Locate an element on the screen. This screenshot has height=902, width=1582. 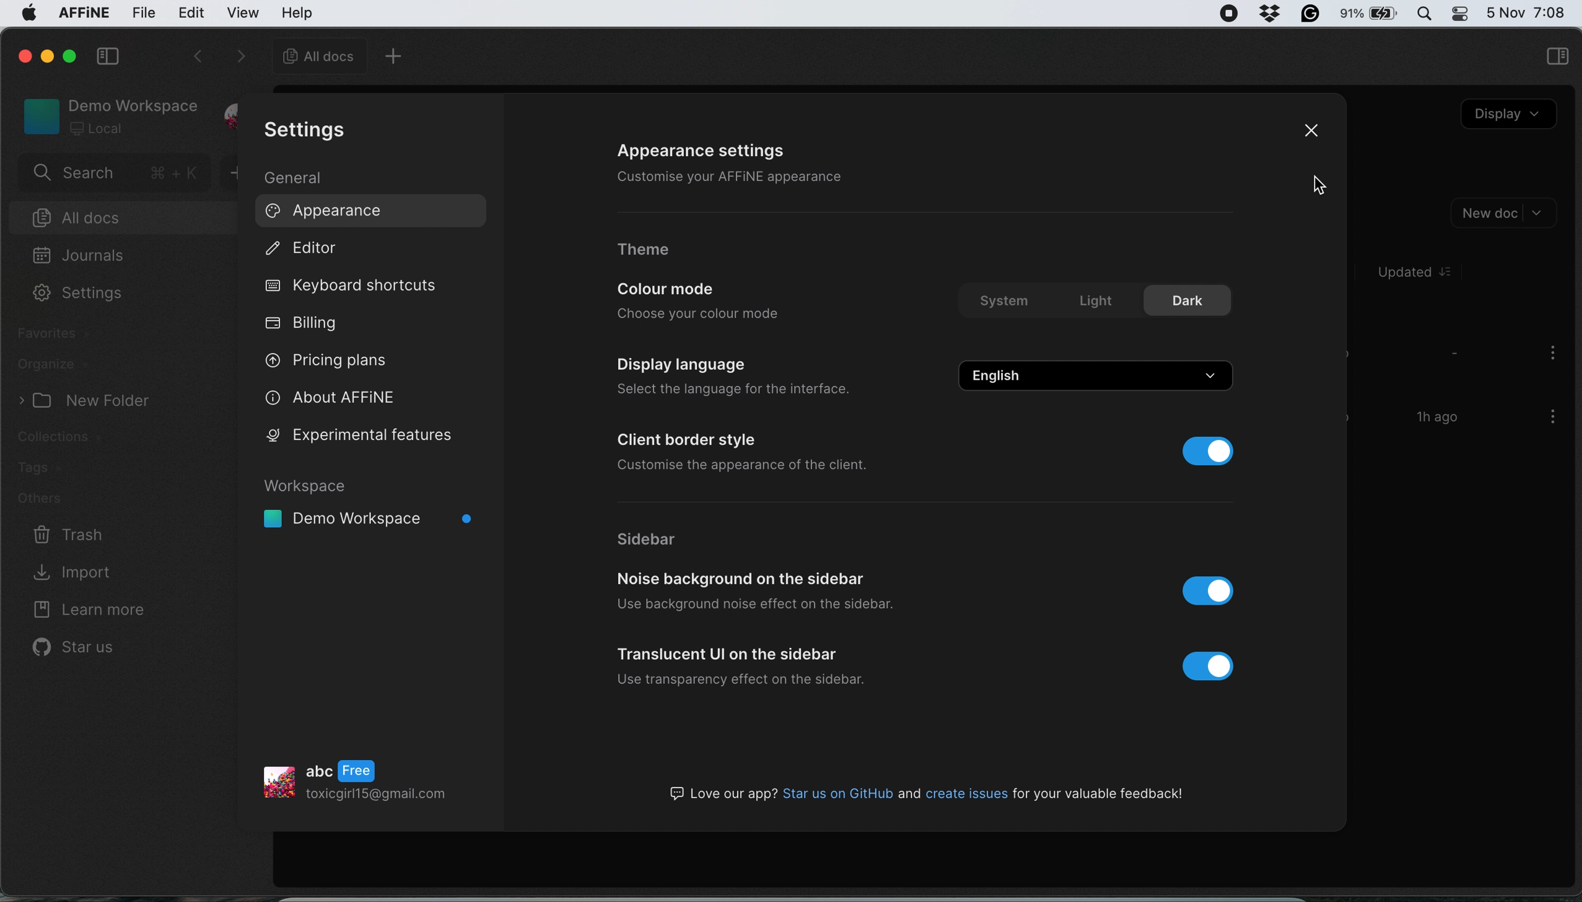
experimental features is located at coordinates (369, 438).